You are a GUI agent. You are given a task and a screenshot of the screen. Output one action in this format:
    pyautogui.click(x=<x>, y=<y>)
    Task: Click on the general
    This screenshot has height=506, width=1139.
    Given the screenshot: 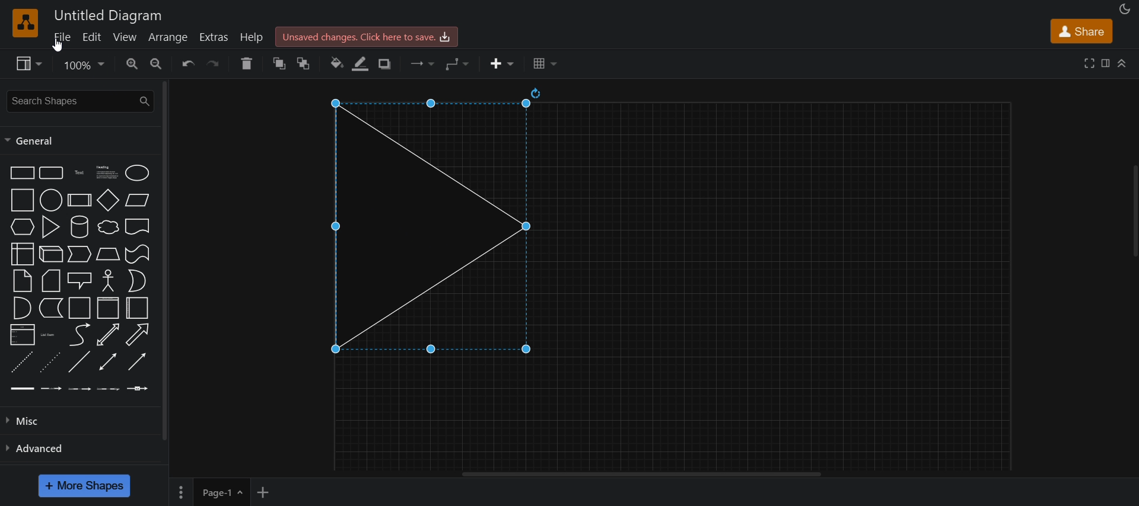 What is the action you would take?
    pyautogui.click(x=33, y=140)
    